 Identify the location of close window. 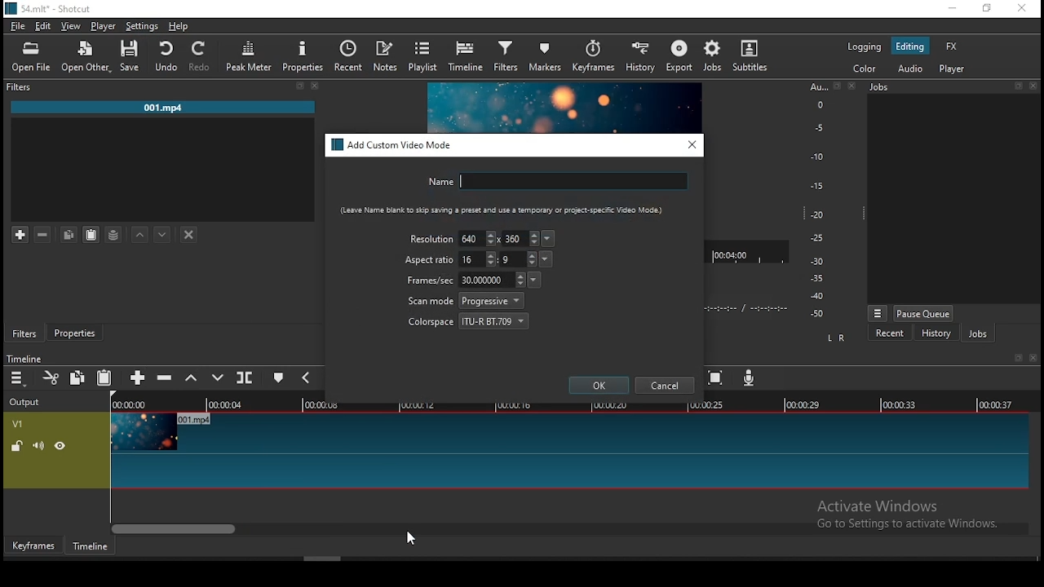
(692, 144).